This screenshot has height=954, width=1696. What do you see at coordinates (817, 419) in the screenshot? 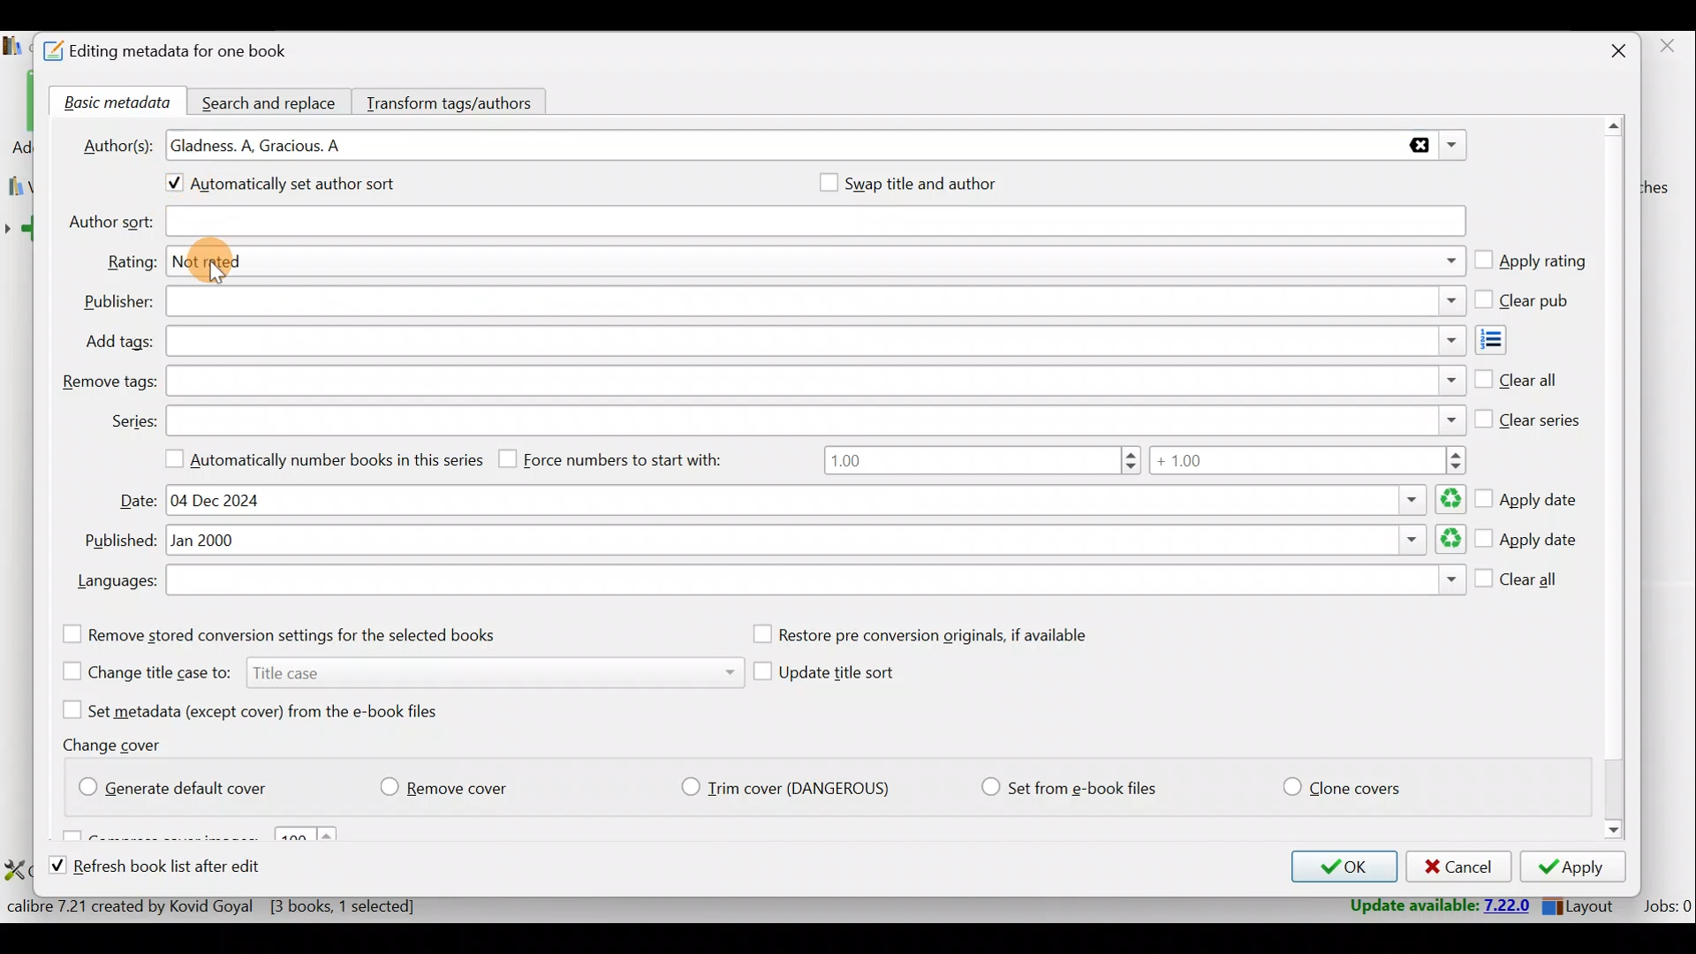
I see `Series` at bounding box center [817, 419].